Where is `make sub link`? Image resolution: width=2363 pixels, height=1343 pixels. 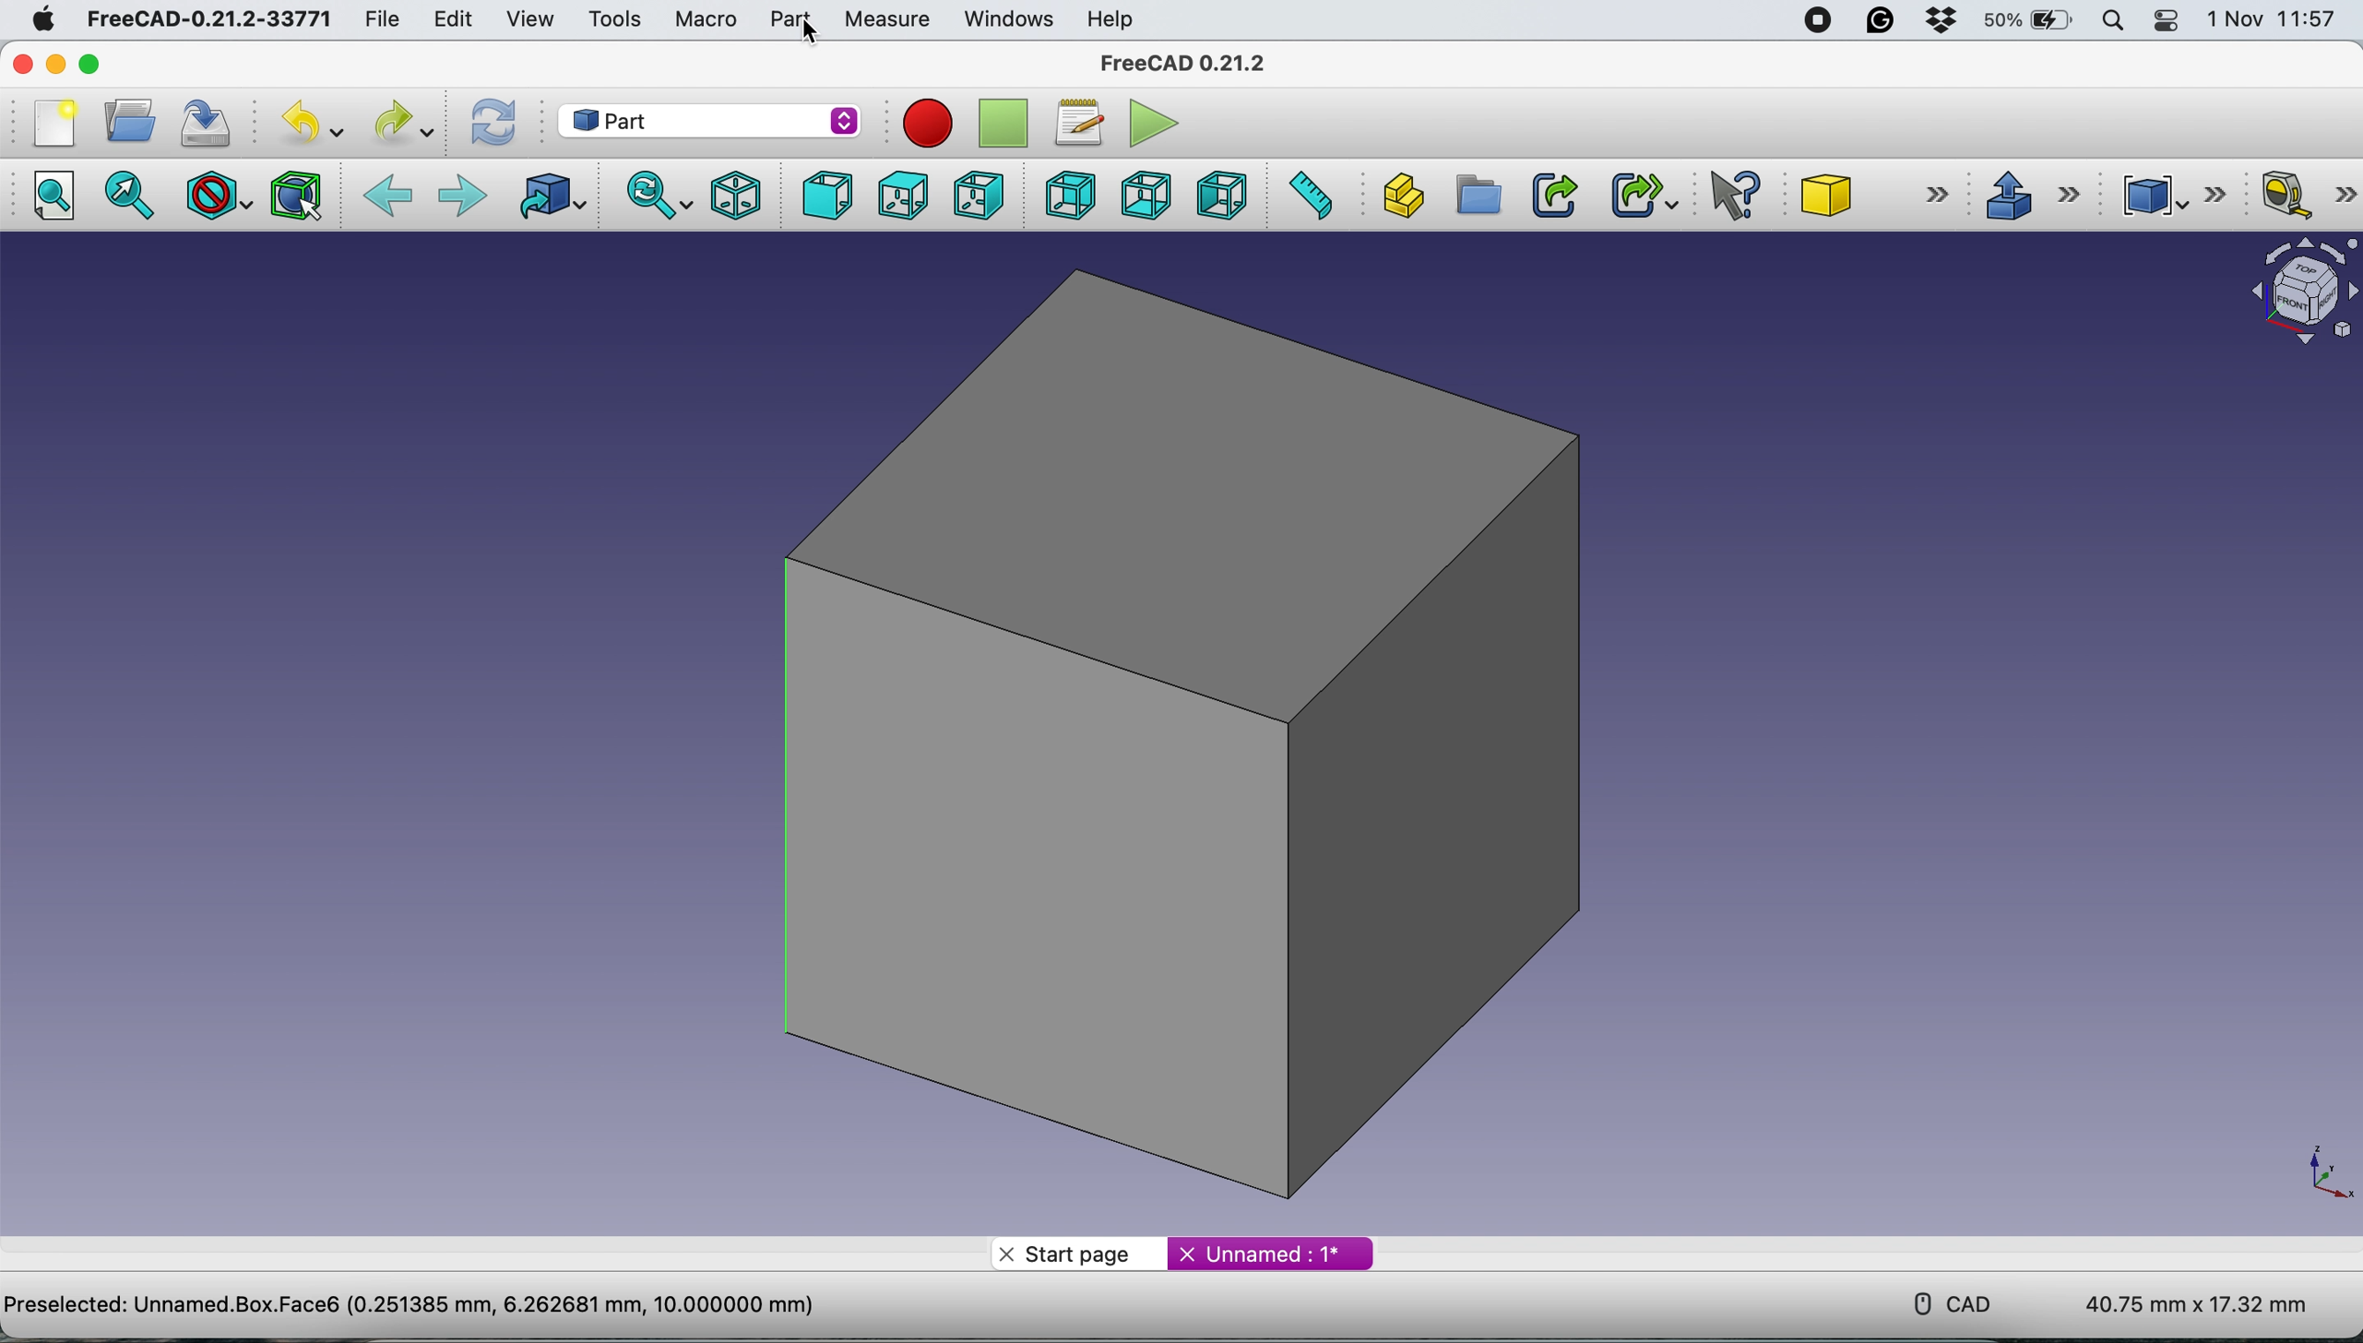
make sub link is located at coordinates (1645, 194).